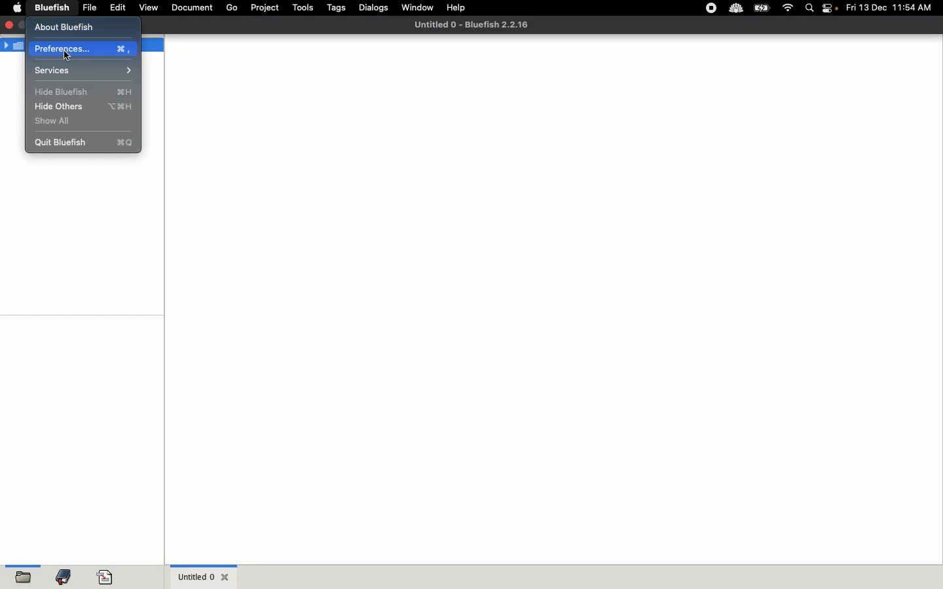 Image resolution: width=943 pixels, height=589 pixels. Describe the element at coordinates (204, 576) in the screenshot. I see `Untitled` at that location.